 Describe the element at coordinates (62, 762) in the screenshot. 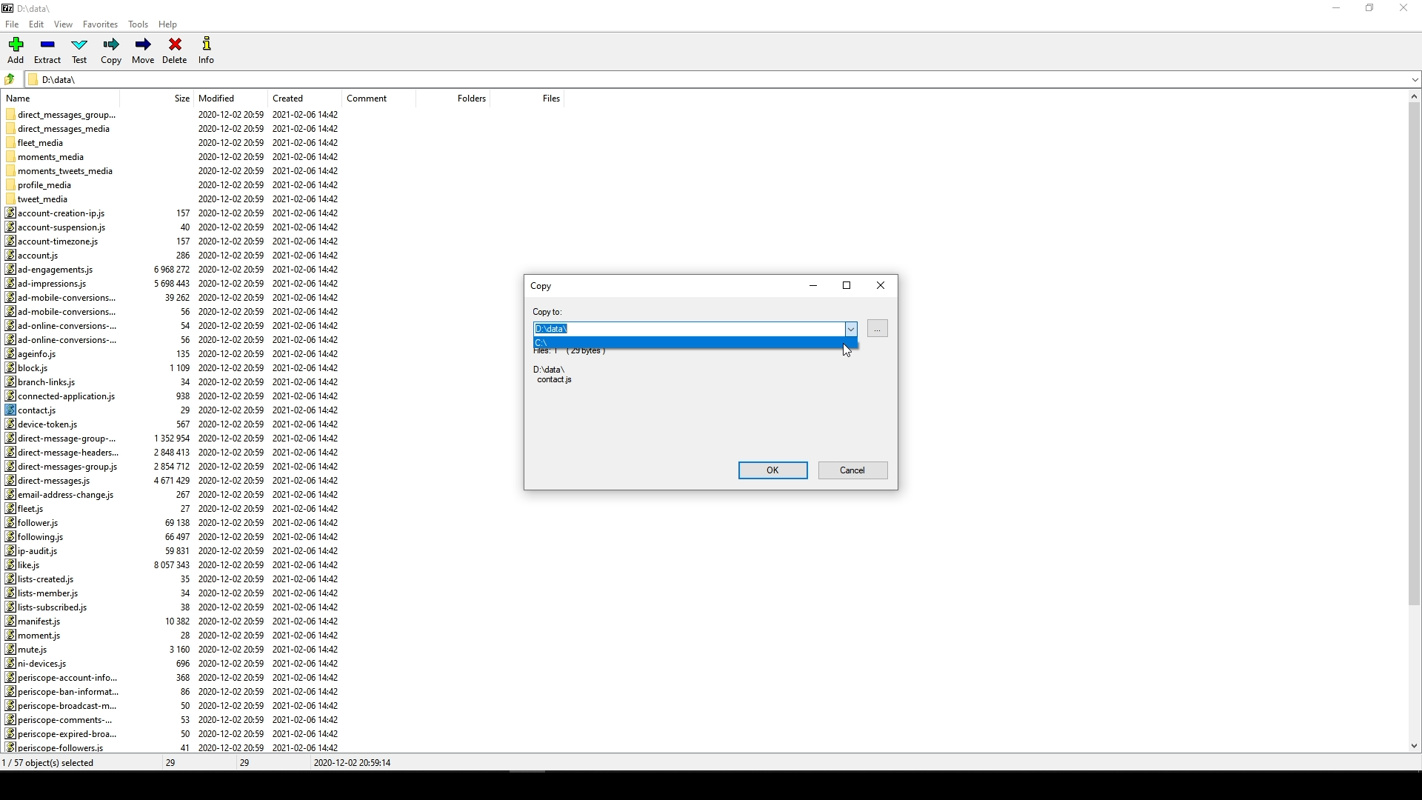

I see `0/57 objects selected` at that location.